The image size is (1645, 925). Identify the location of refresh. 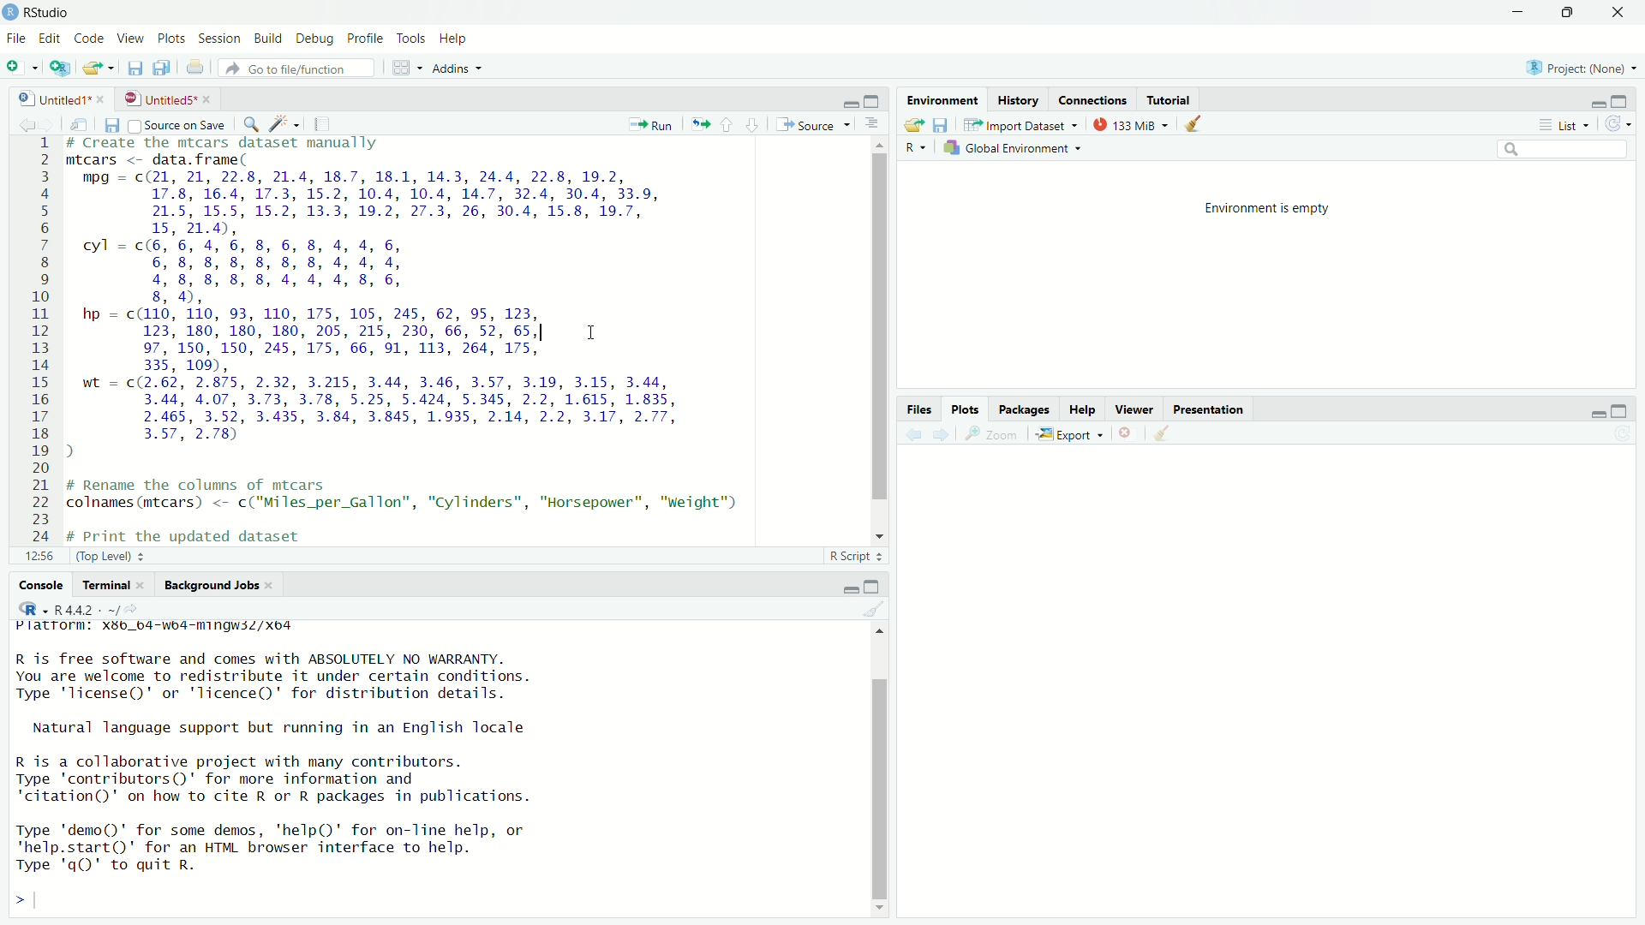
(1621, 124).